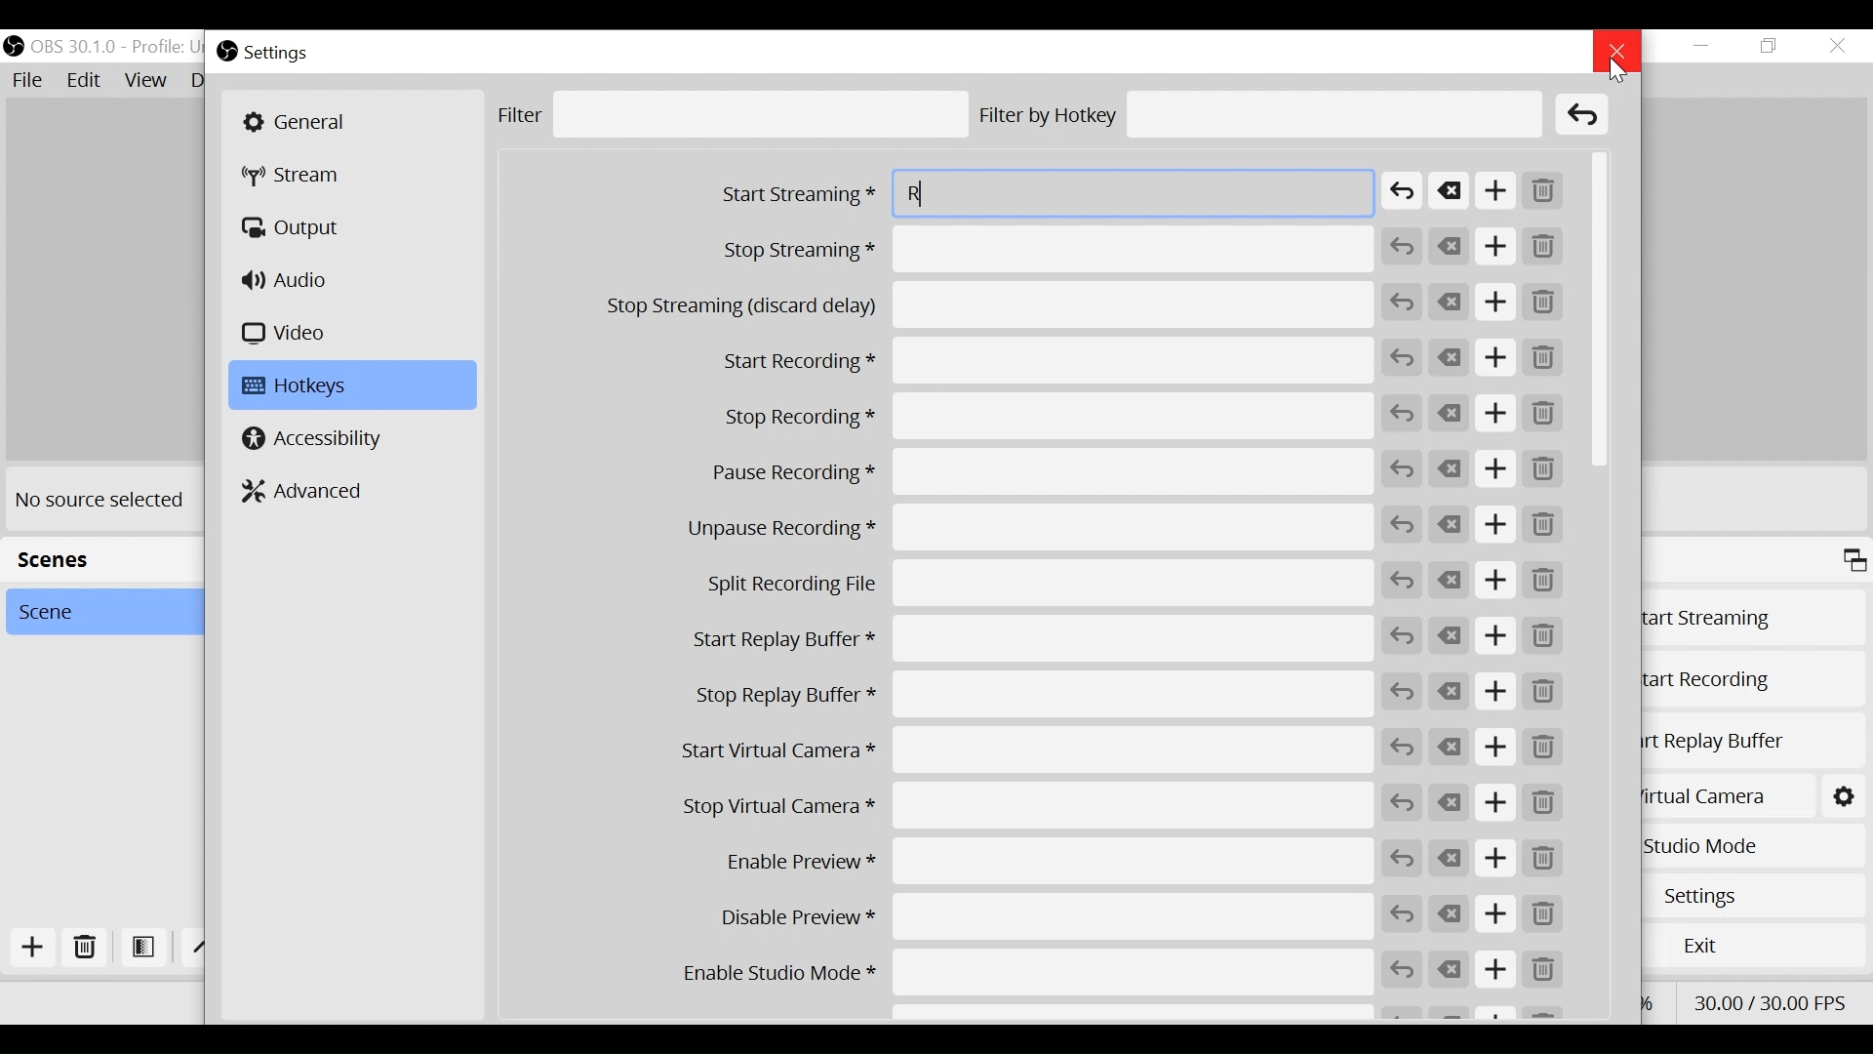 The width and height of the screenshot is (1873, 1054). Describe the element at coordinates (1544, 971) in the screenshot. I see `Remove` at that location.